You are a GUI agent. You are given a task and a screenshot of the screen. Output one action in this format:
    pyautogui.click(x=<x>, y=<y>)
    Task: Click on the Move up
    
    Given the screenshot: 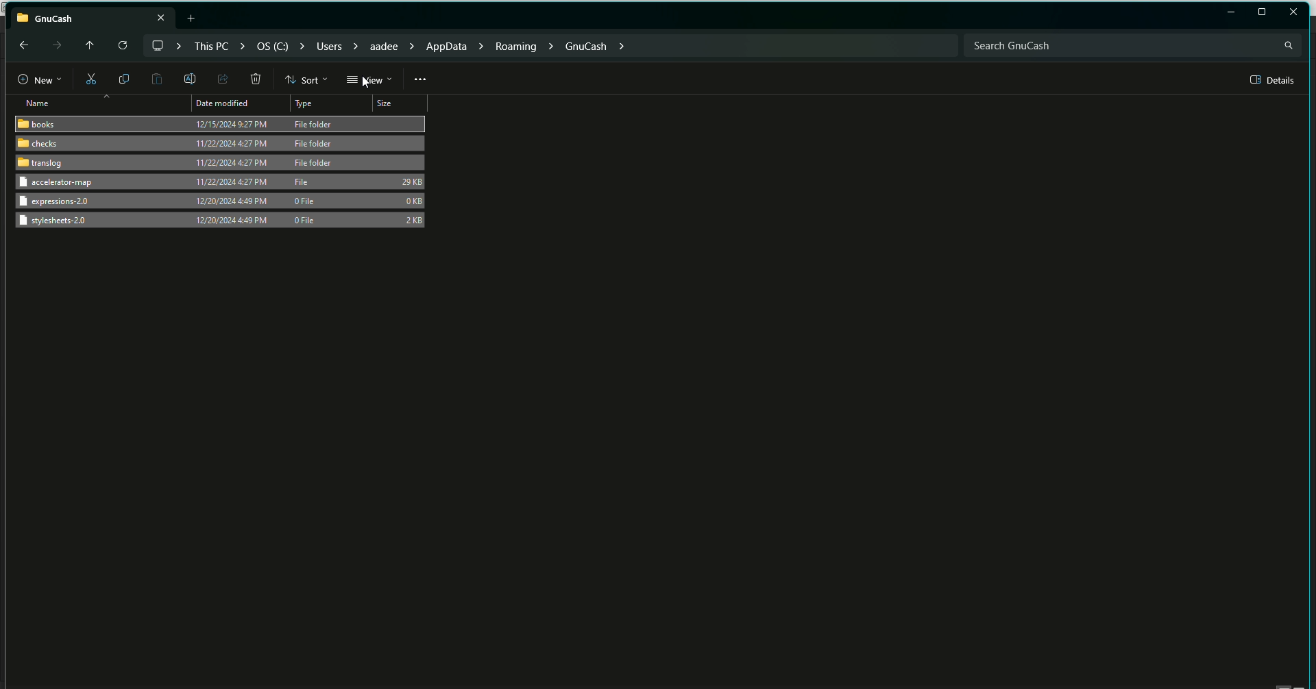 What is the action you would take?
    pyautogui.click(x=86, y=43)
    